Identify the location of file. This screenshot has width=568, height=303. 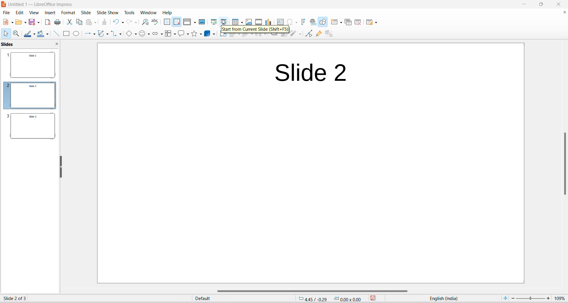
(7, 13).